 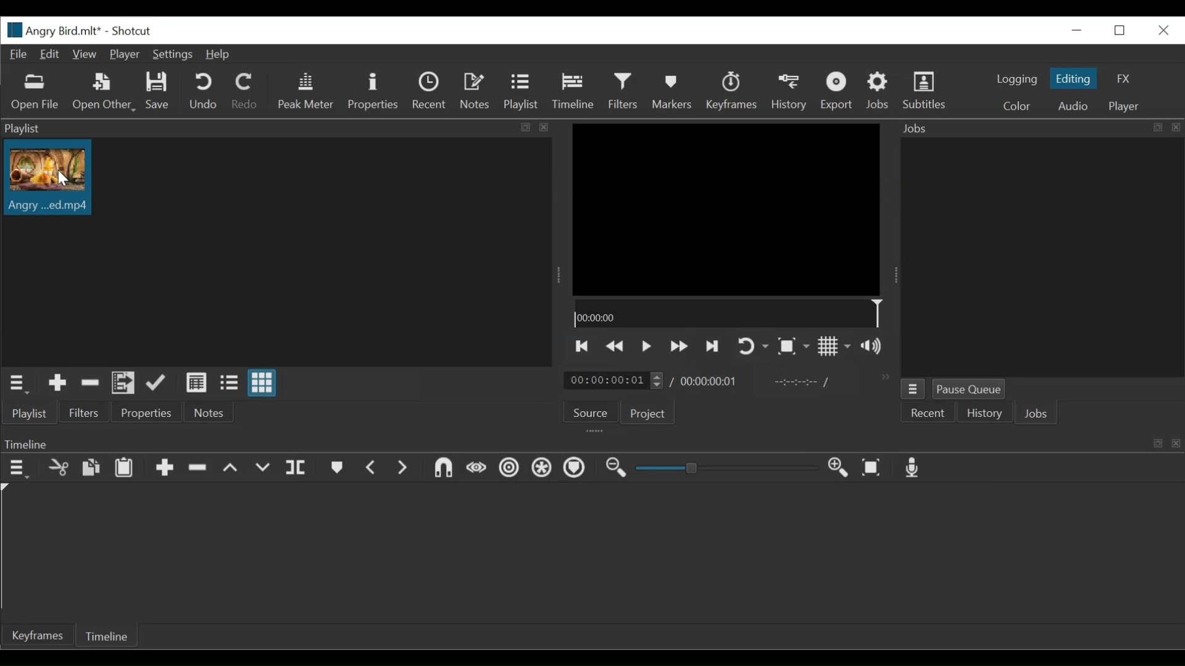 I want to click on Snap, so click(x=443, y=469).